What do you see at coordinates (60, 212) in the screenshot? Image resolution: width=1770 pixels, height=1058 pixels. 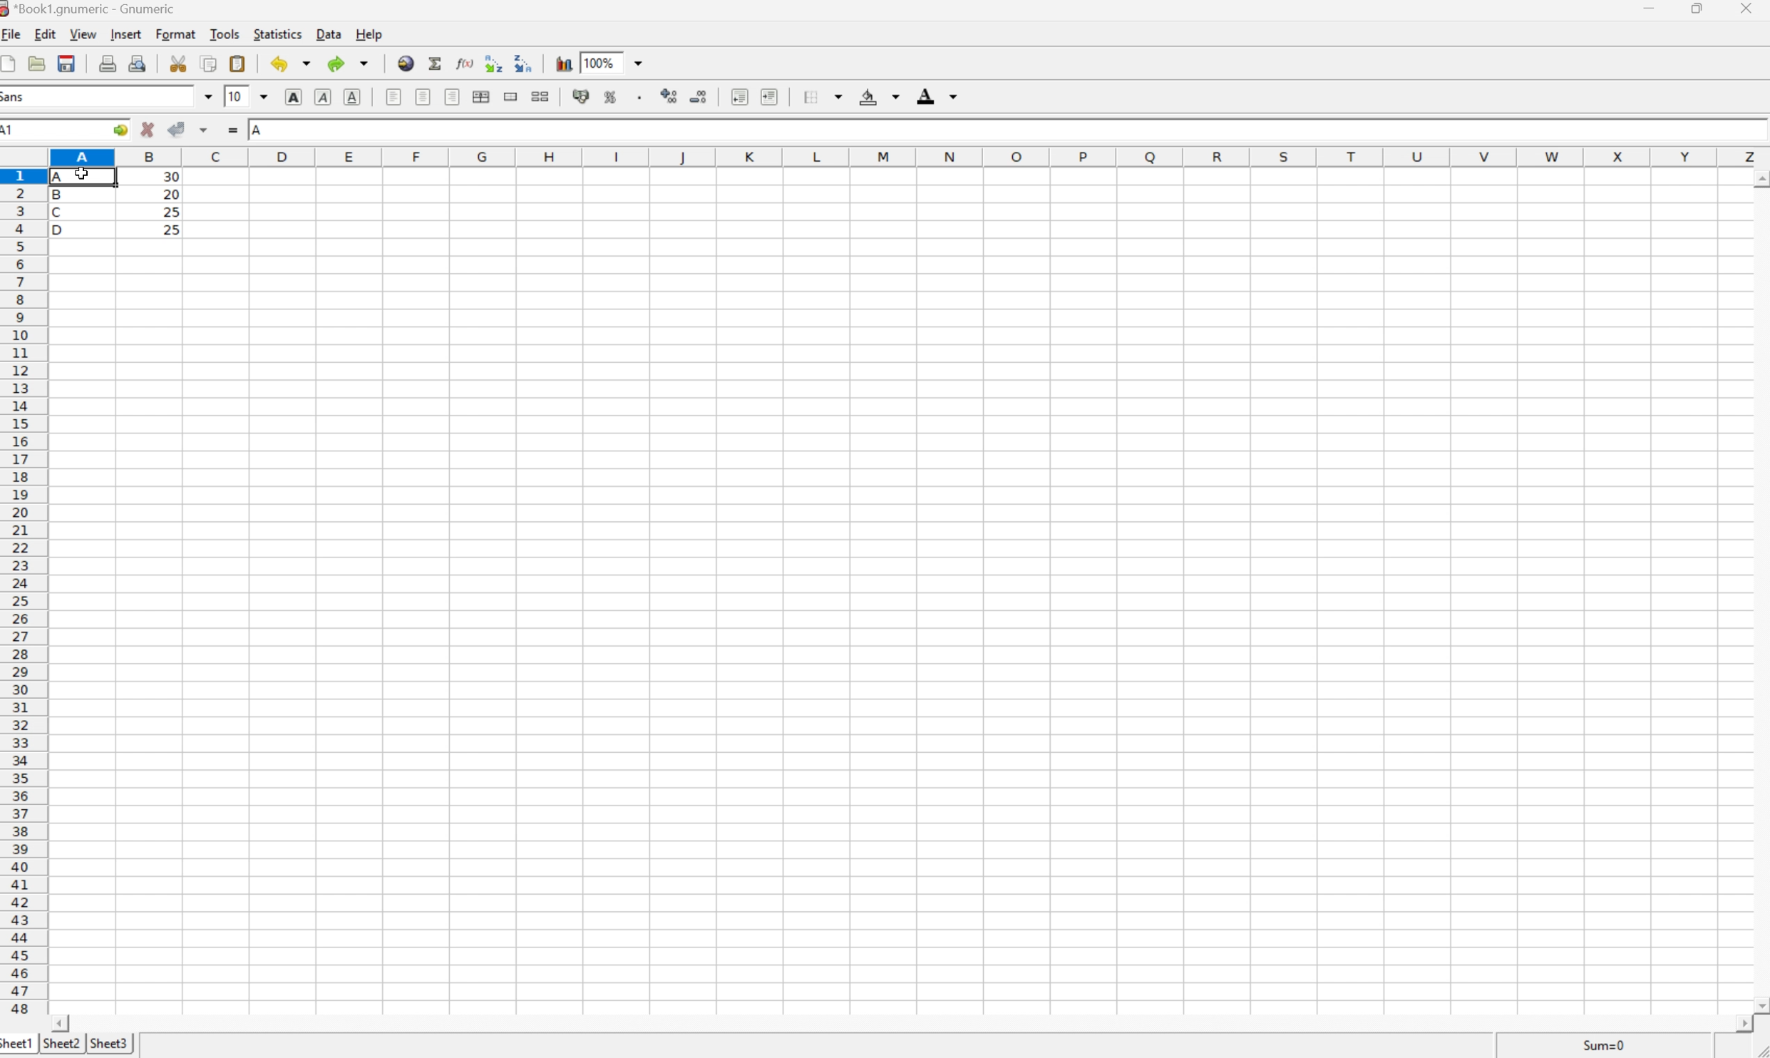 I see `C` at bounding box center [60, 212].